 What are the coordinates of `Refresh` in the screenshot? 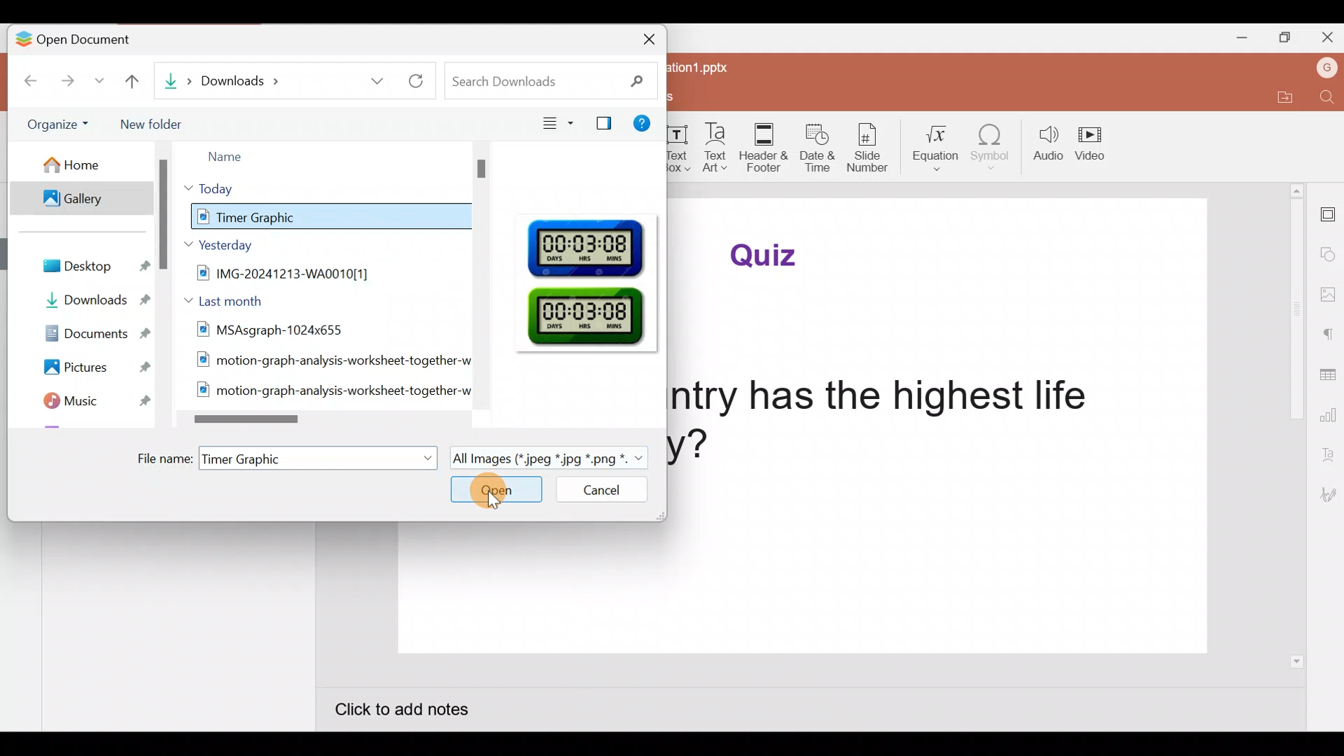 It's located at (424, 79).